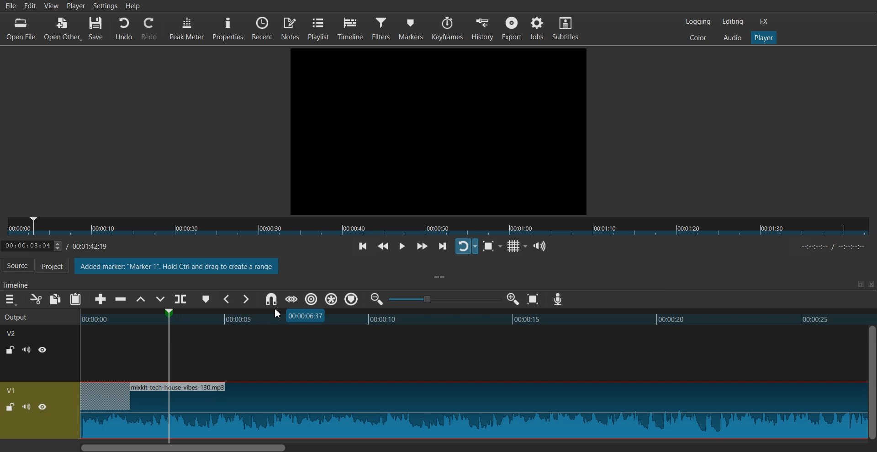 This screenshot has width=877, height=452. What do you see at coordinates (512, 28) in the screenshot?
I see `Export` at bounding box center [512, 28].